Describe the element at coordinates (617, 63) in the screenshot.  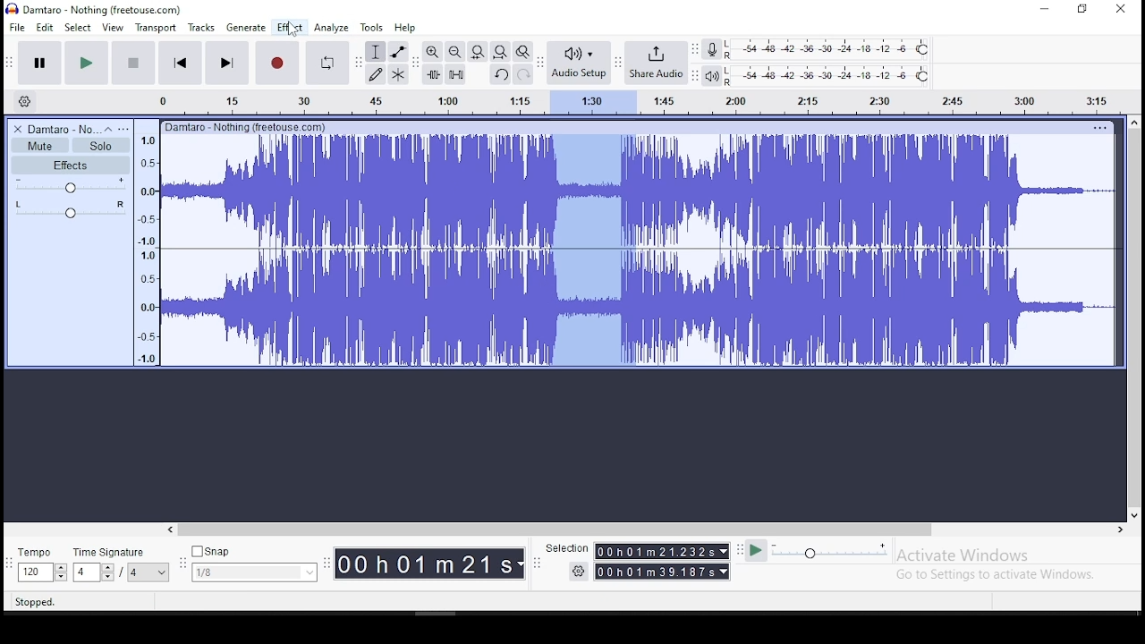
I see `` at that location.